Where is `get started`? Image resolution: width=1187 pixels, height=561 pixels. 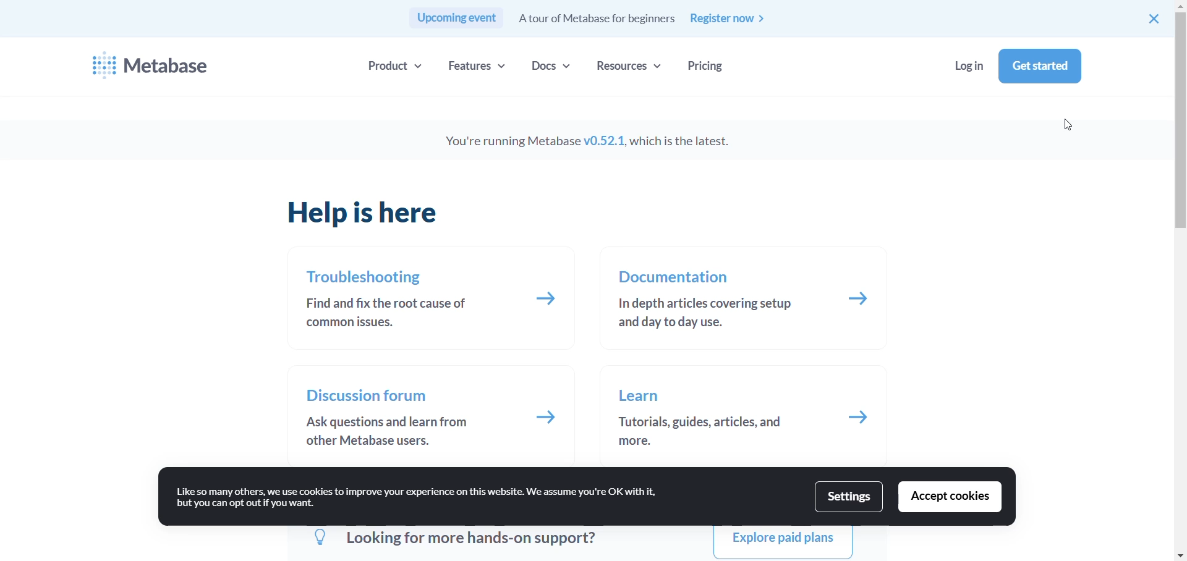 get started is located at coordinates (1041, 67).